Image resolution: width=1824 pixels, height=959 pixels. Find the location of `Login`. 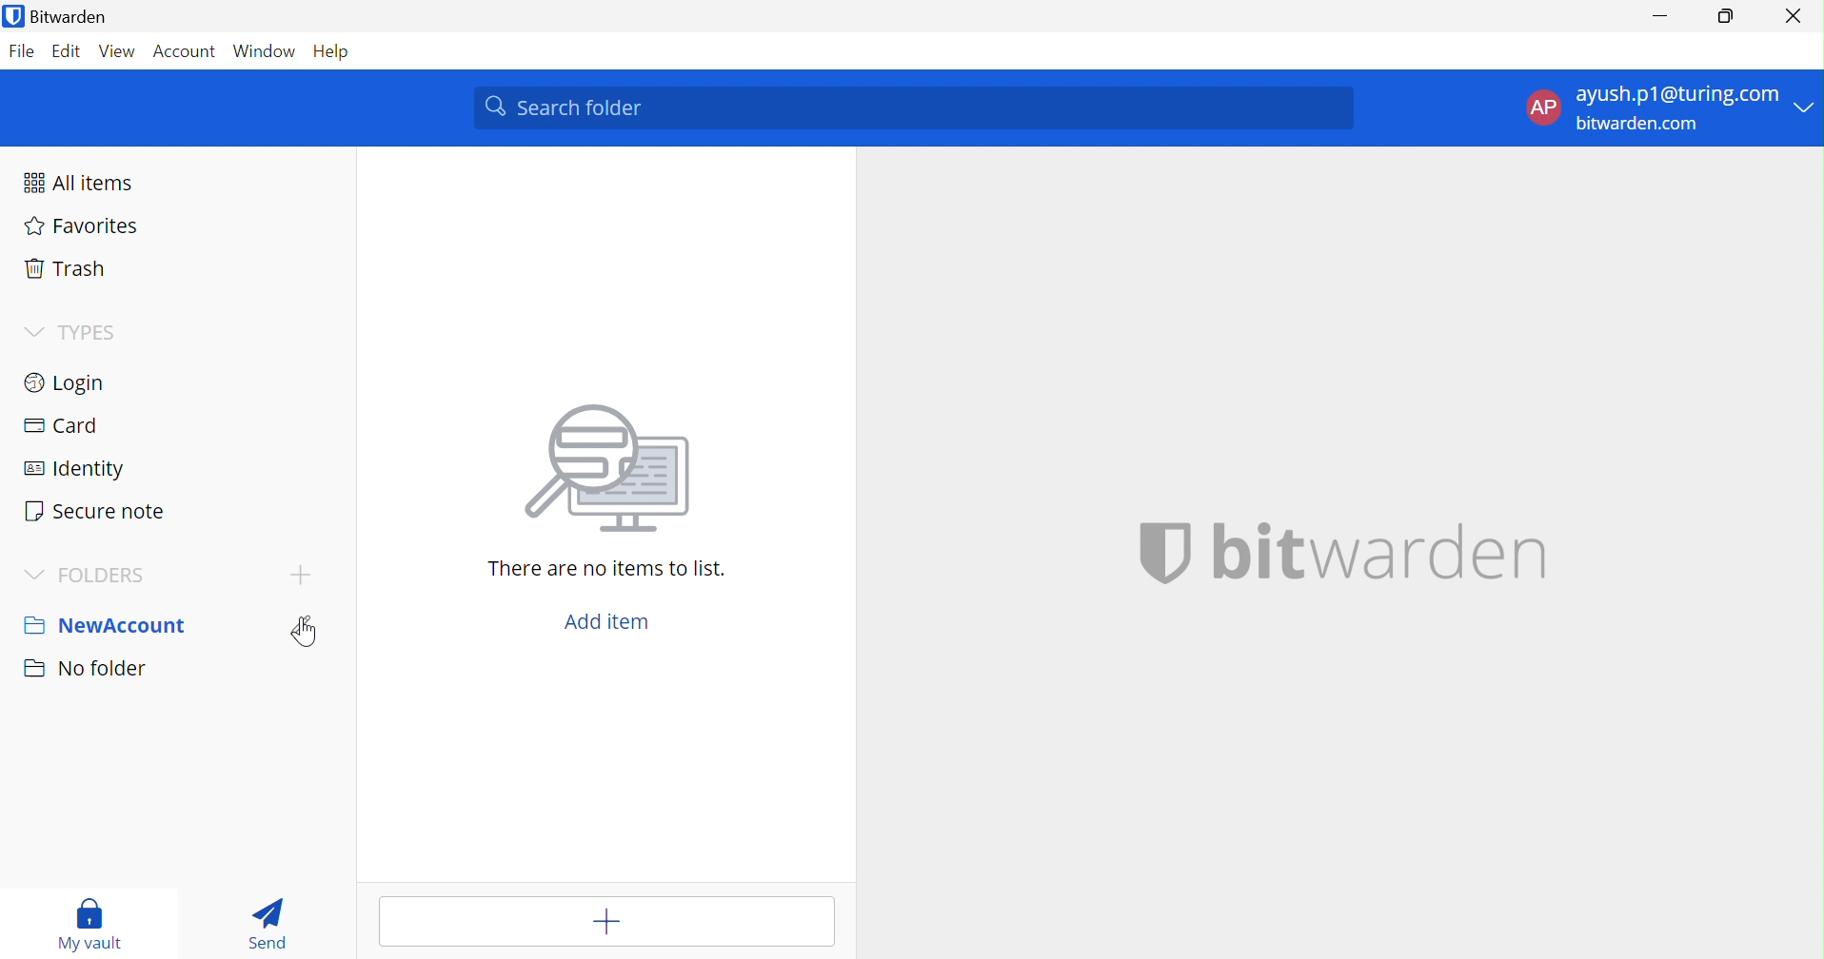

Login is located at coordinates (68, 381).